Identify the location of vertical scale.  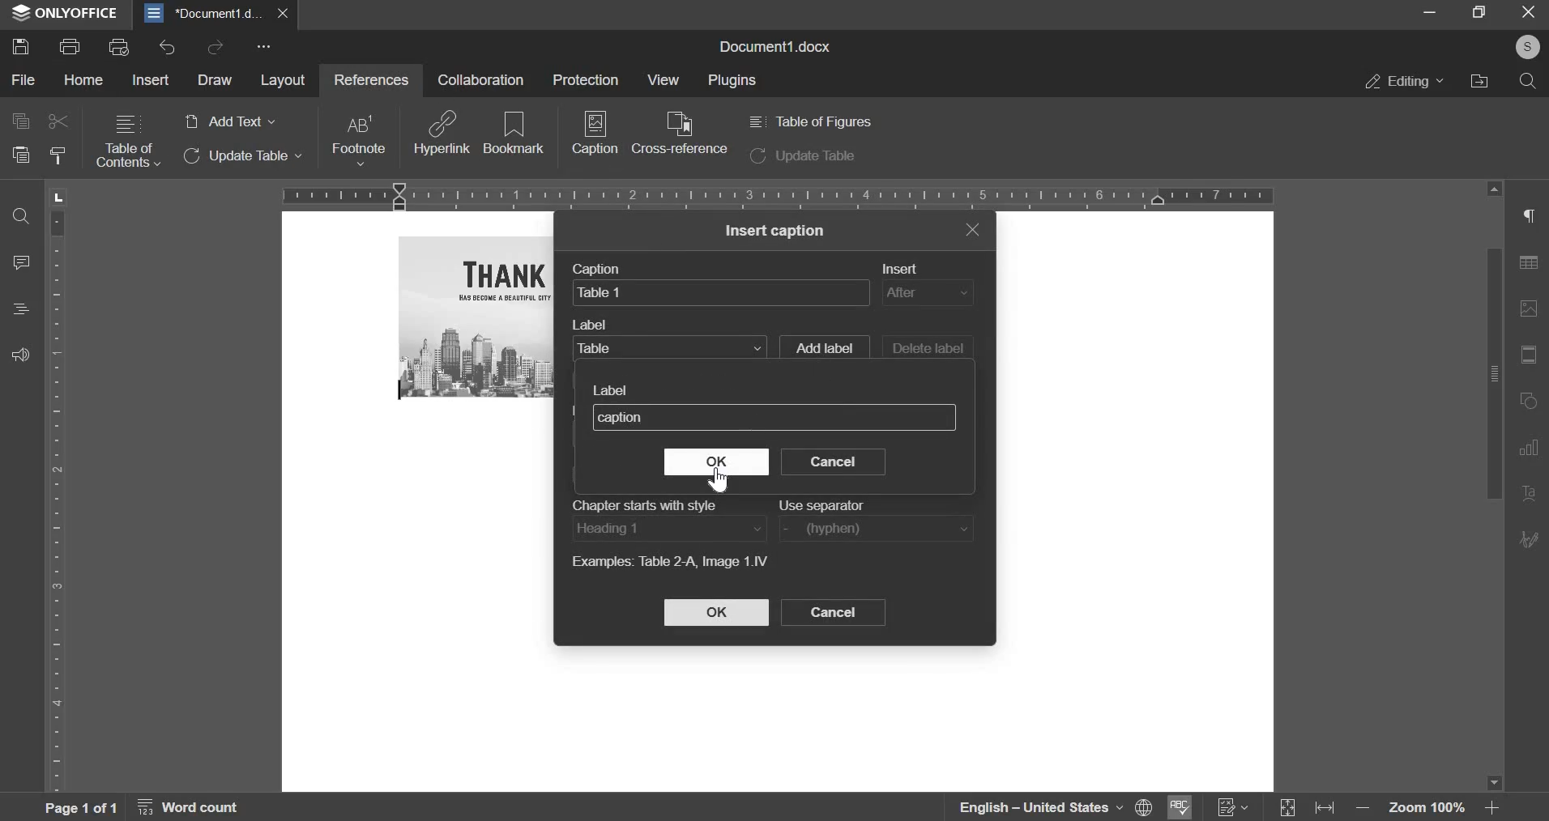
(58, 499).